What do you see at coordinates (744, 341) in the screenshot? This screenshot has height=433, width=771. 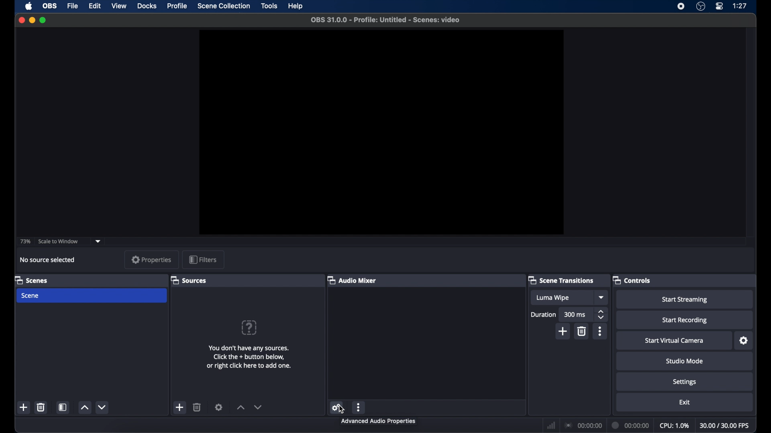 I see `settings` at bounding box center [744, 341].